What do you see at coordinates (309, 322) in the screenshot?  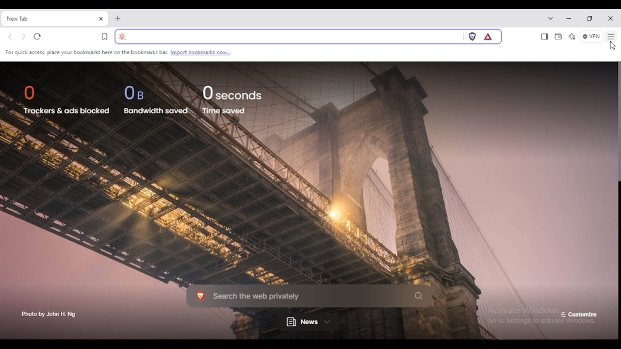 I see `news` at bounding box center [309, 322].